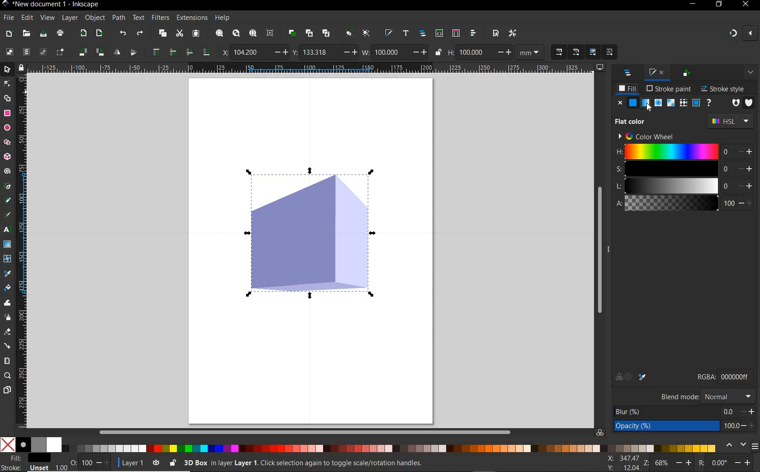  I want to click on PAINT STYLES, so click(664, 104).